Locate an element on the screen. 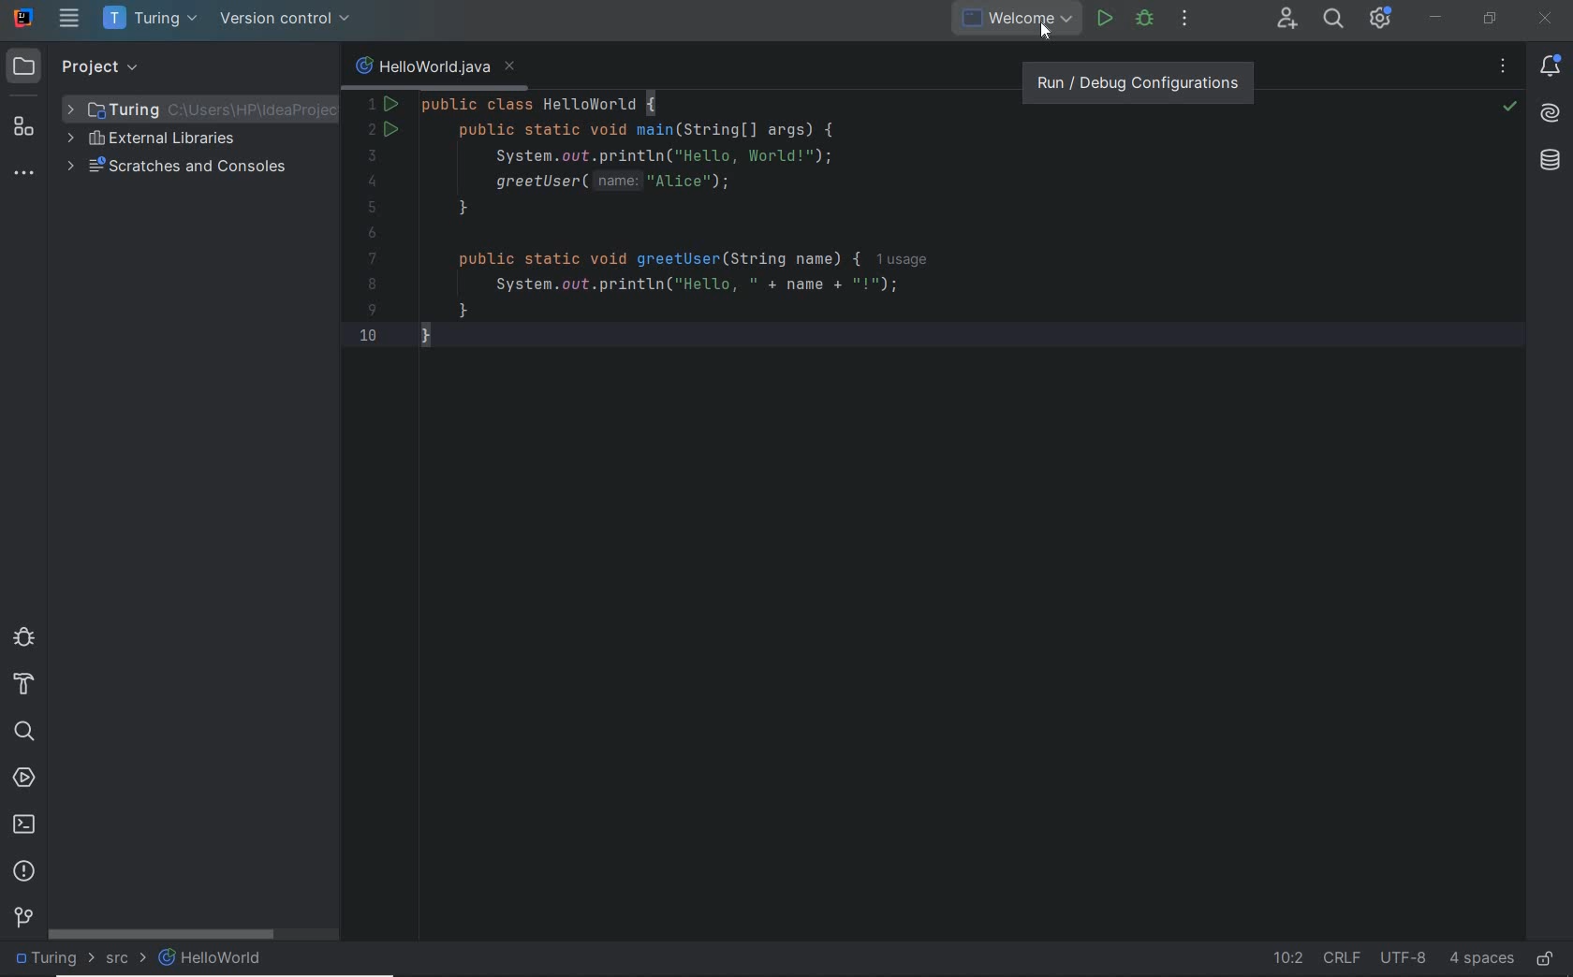 This screenshot has width=1573, height=977. line separator is located at coordinates (1342, 957).